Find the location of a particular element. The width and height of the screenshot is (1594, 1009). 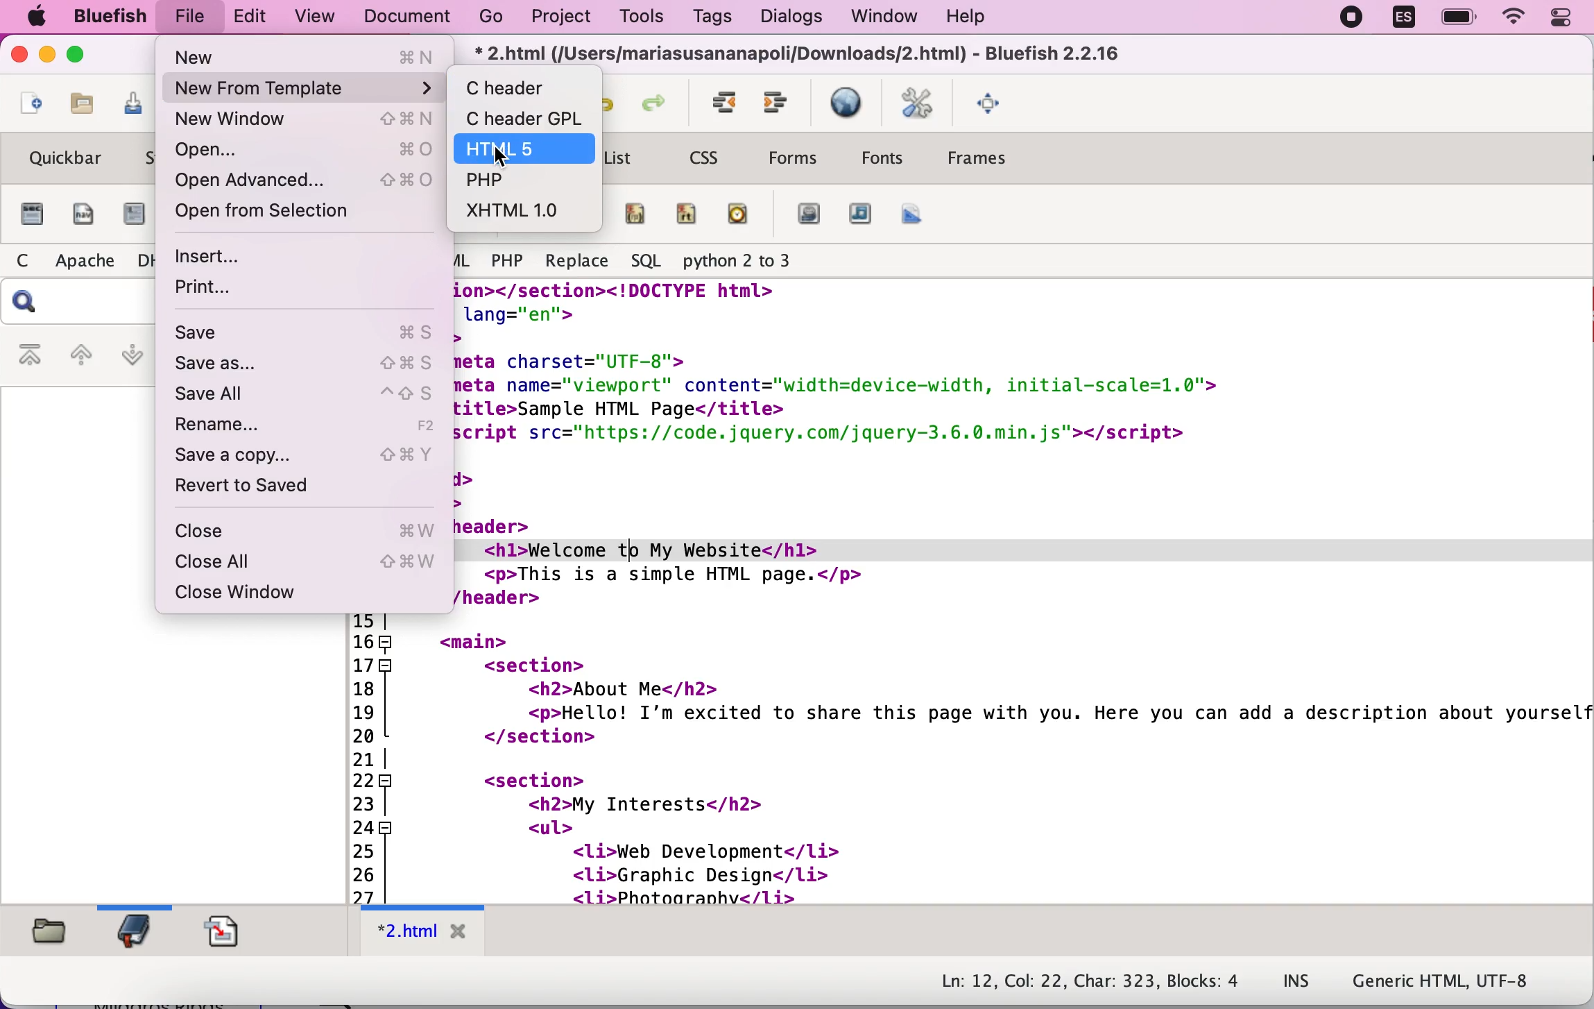

DH is located at coordinates (146, 259).